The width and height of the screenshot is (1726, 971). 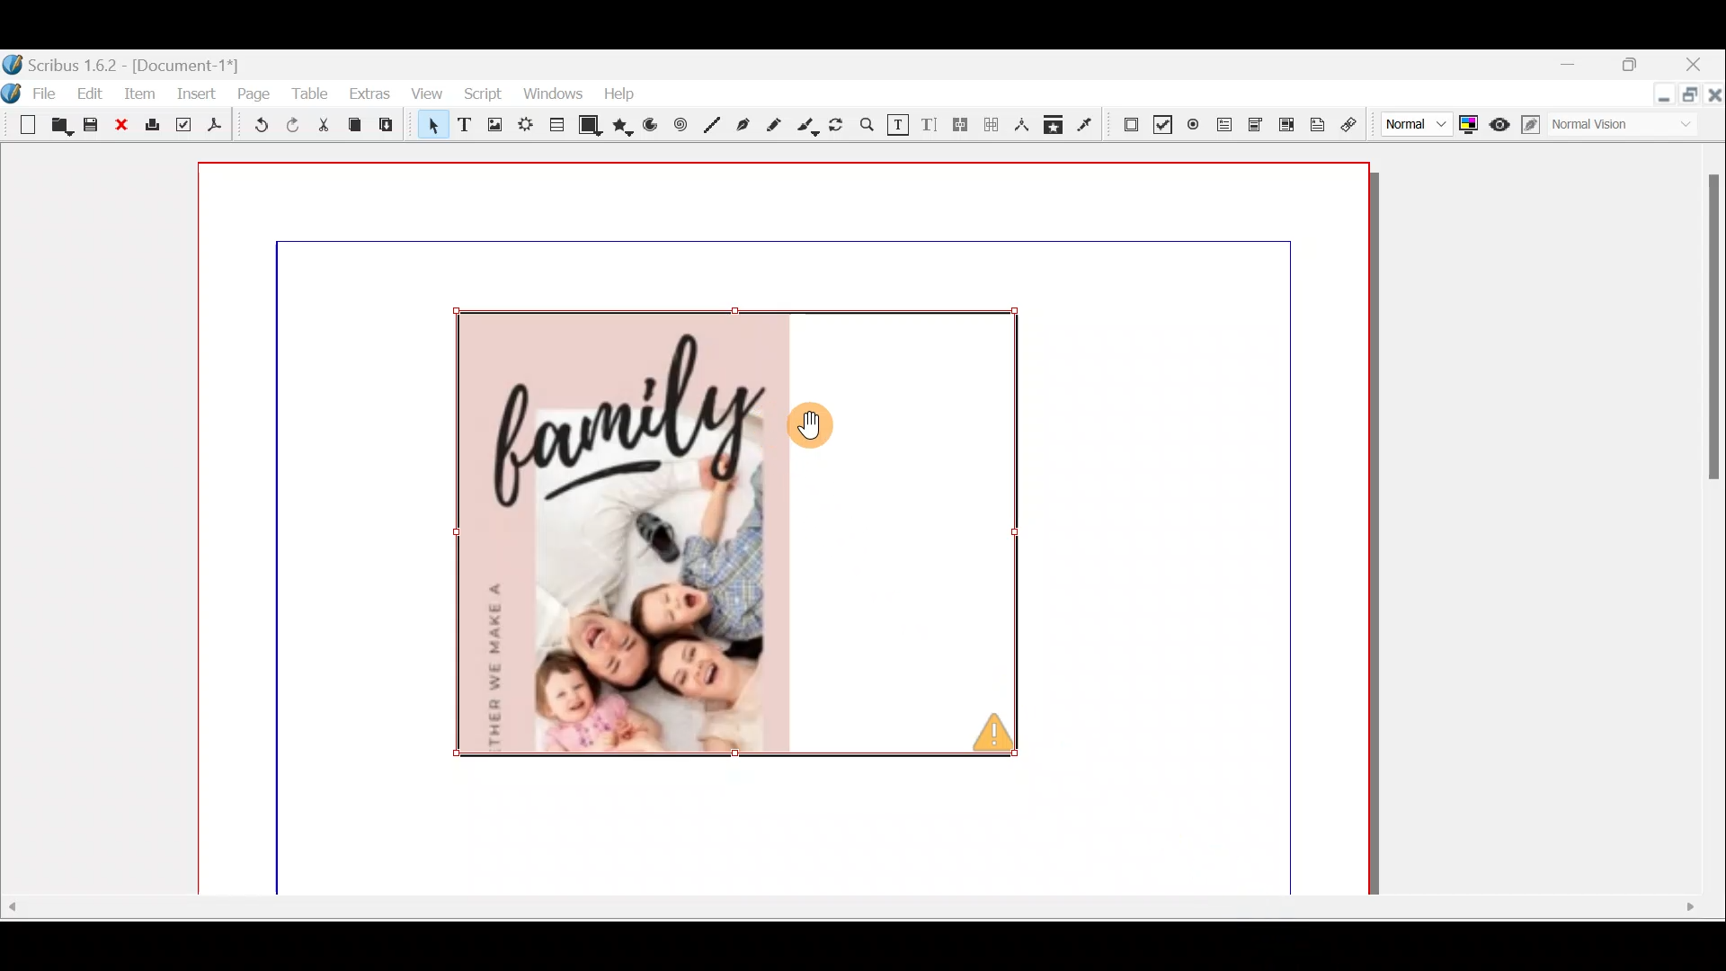 What do you see at coordinates (463, 126) in the screenshot?
I see `Text frame` at bounding box center [463, 126].